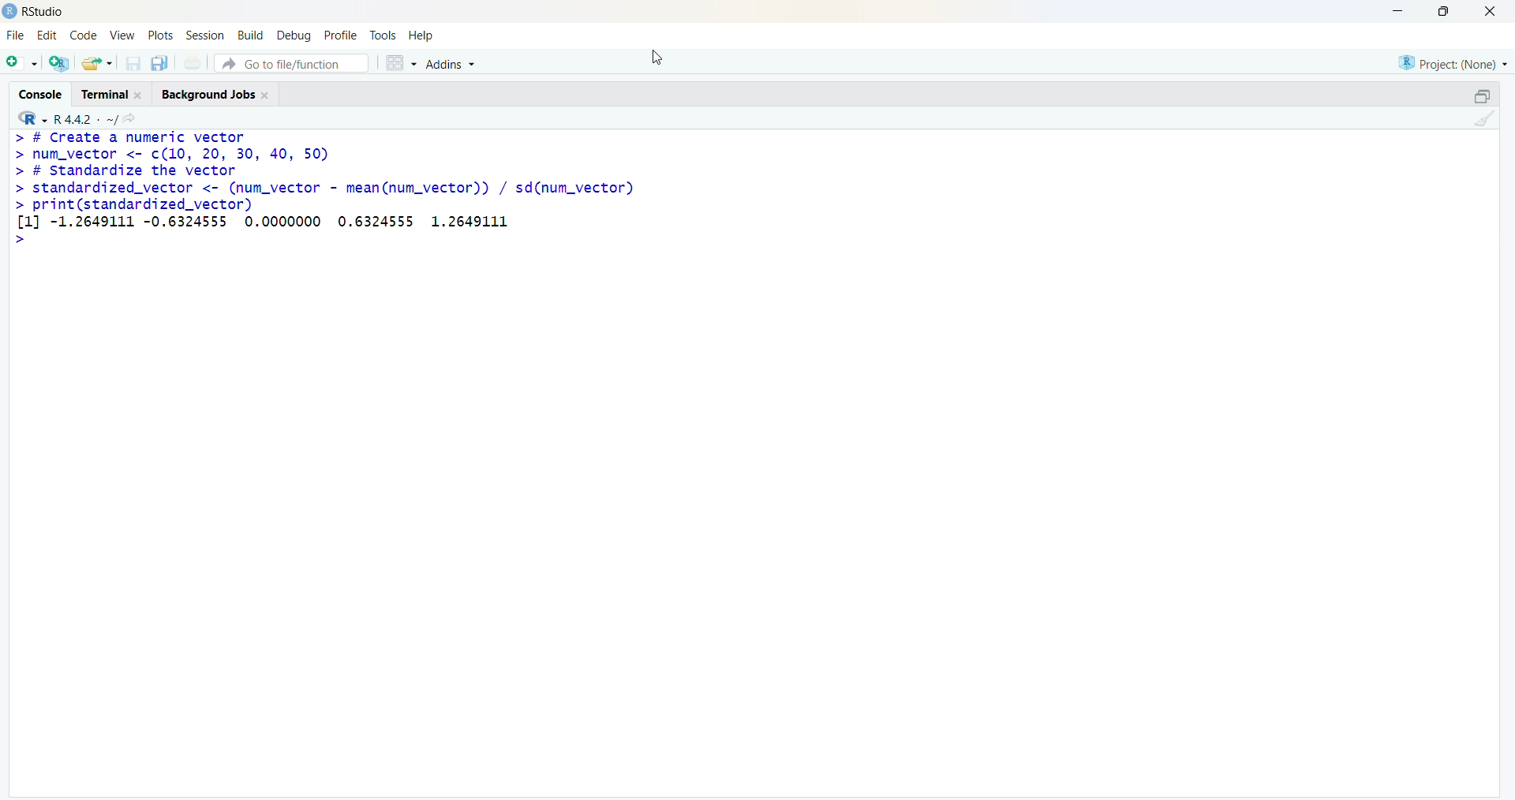 Image resolution: width=1515 pixels, height=800 pixels. I want to click on console, so click(41, 95).